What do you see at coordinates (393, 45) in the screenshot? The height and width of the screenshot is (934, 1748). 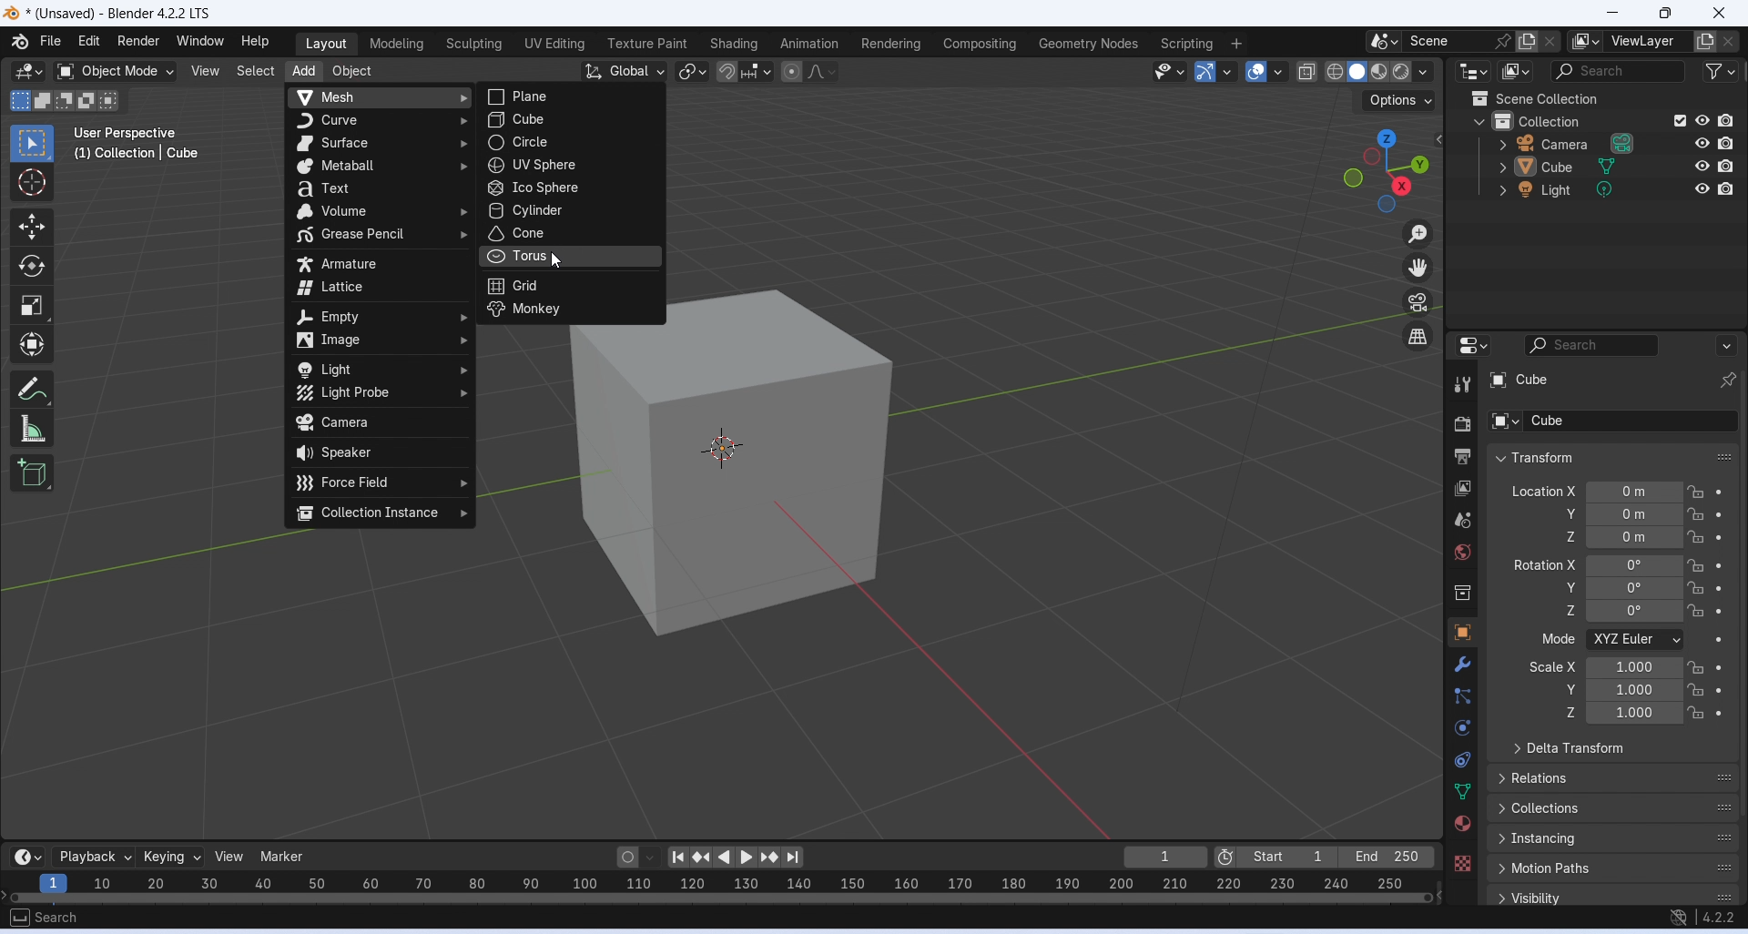 I see `Modeling` at bounding box center [393, 45].